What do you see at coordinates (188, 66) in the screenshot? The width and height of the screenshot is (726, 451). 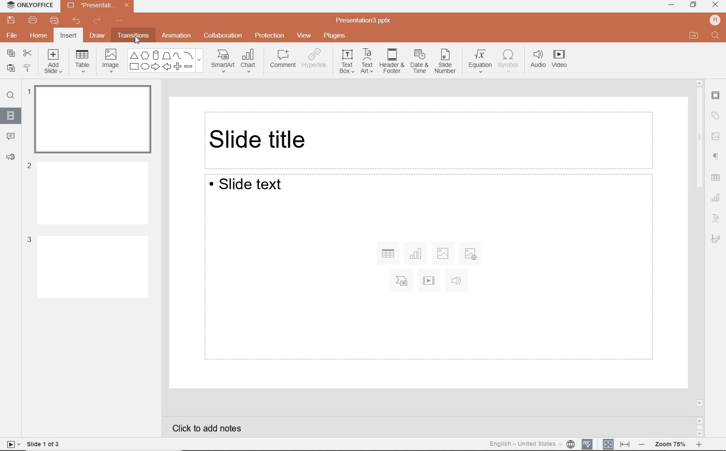 I see `DEDUCT SIGN` at bounding box center [188, 66].